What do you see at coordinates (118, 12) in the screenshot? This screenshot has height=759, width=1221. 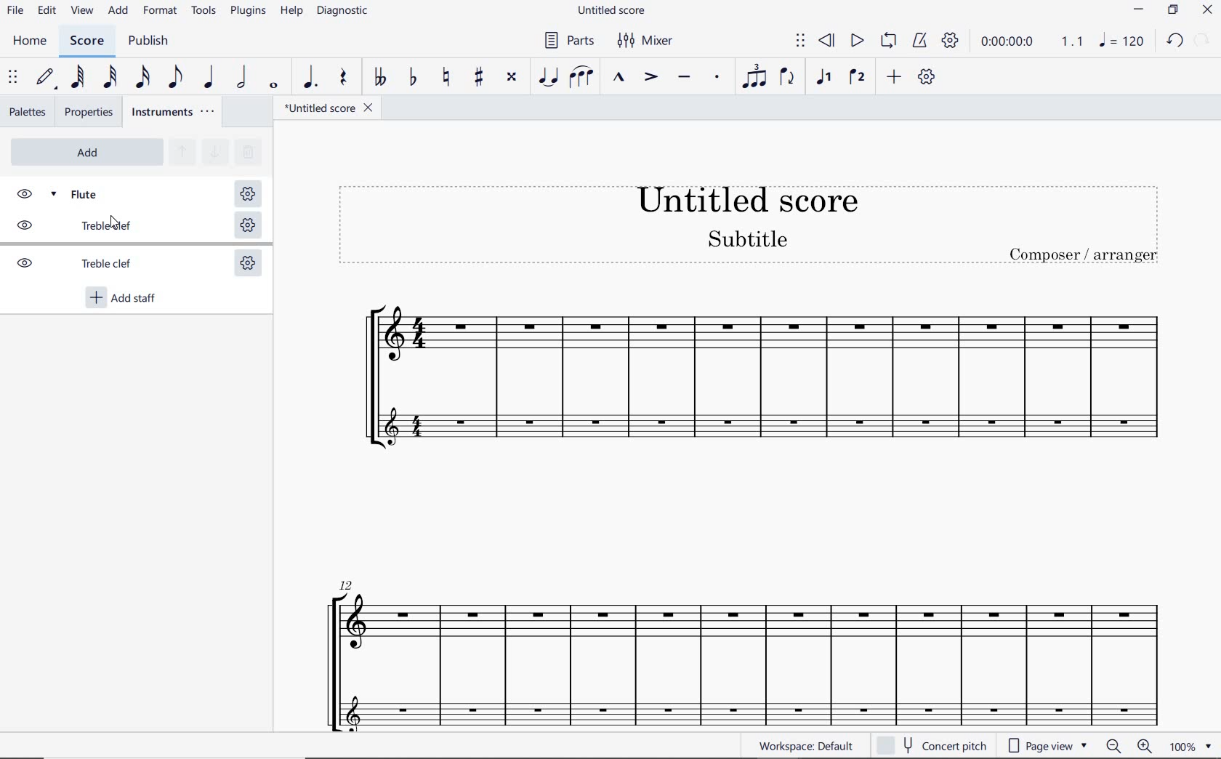 I see `ADD` at bounding box center [118, 12].